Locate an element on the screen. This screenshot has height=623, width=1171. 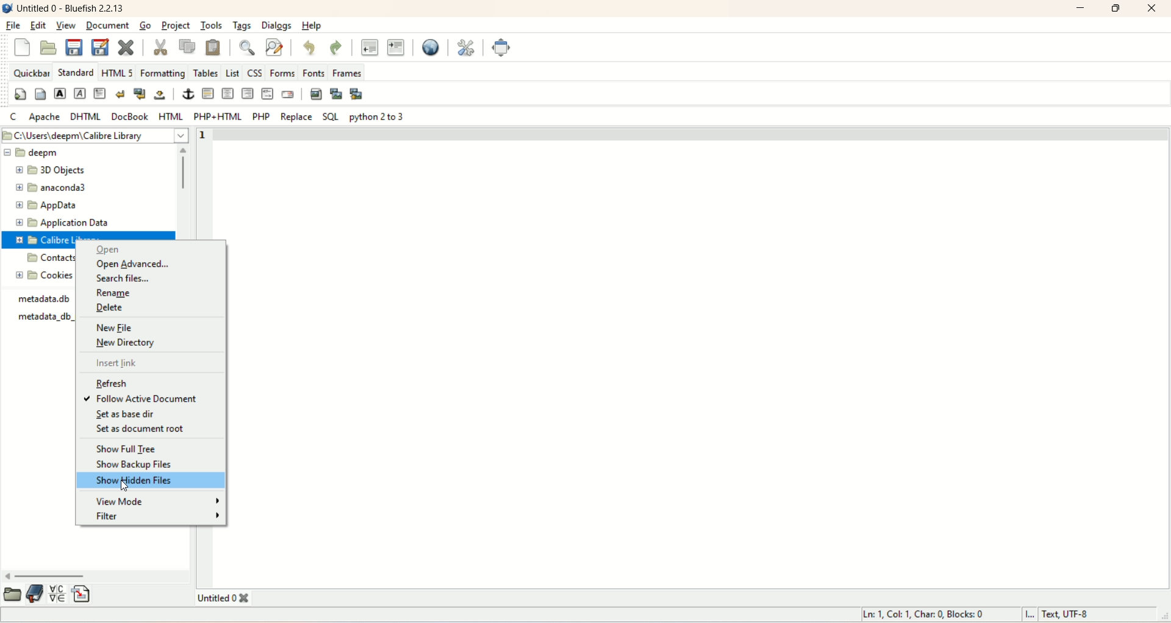
forms is located at coordinates (284, 73).